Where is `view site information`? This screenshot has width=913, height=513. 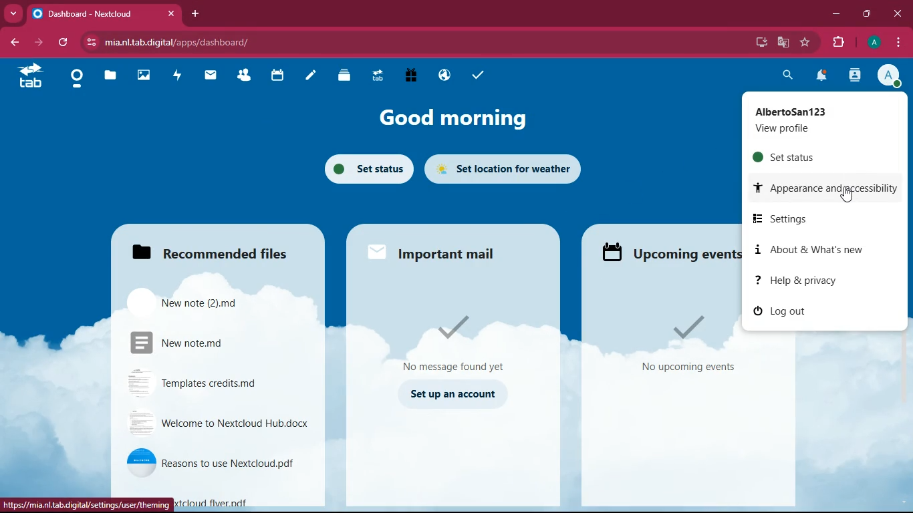 view site information is located at coordinates (89, 42).